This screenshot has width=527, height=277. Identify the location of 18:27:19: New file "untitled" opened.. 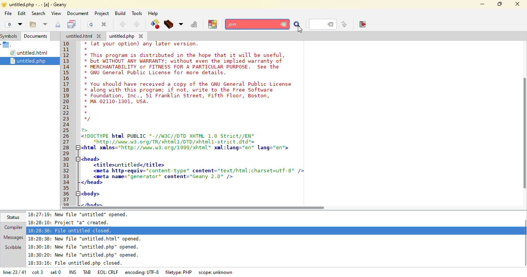
(81, 214).